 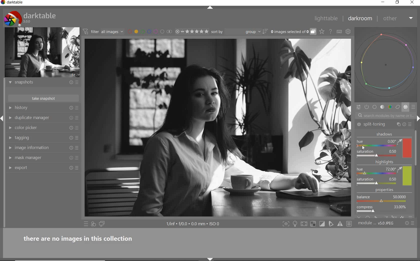 What do you see at coordinates (42, 98) in the screenshot?
I see `take snapshot` at bounding box center [42, 98].